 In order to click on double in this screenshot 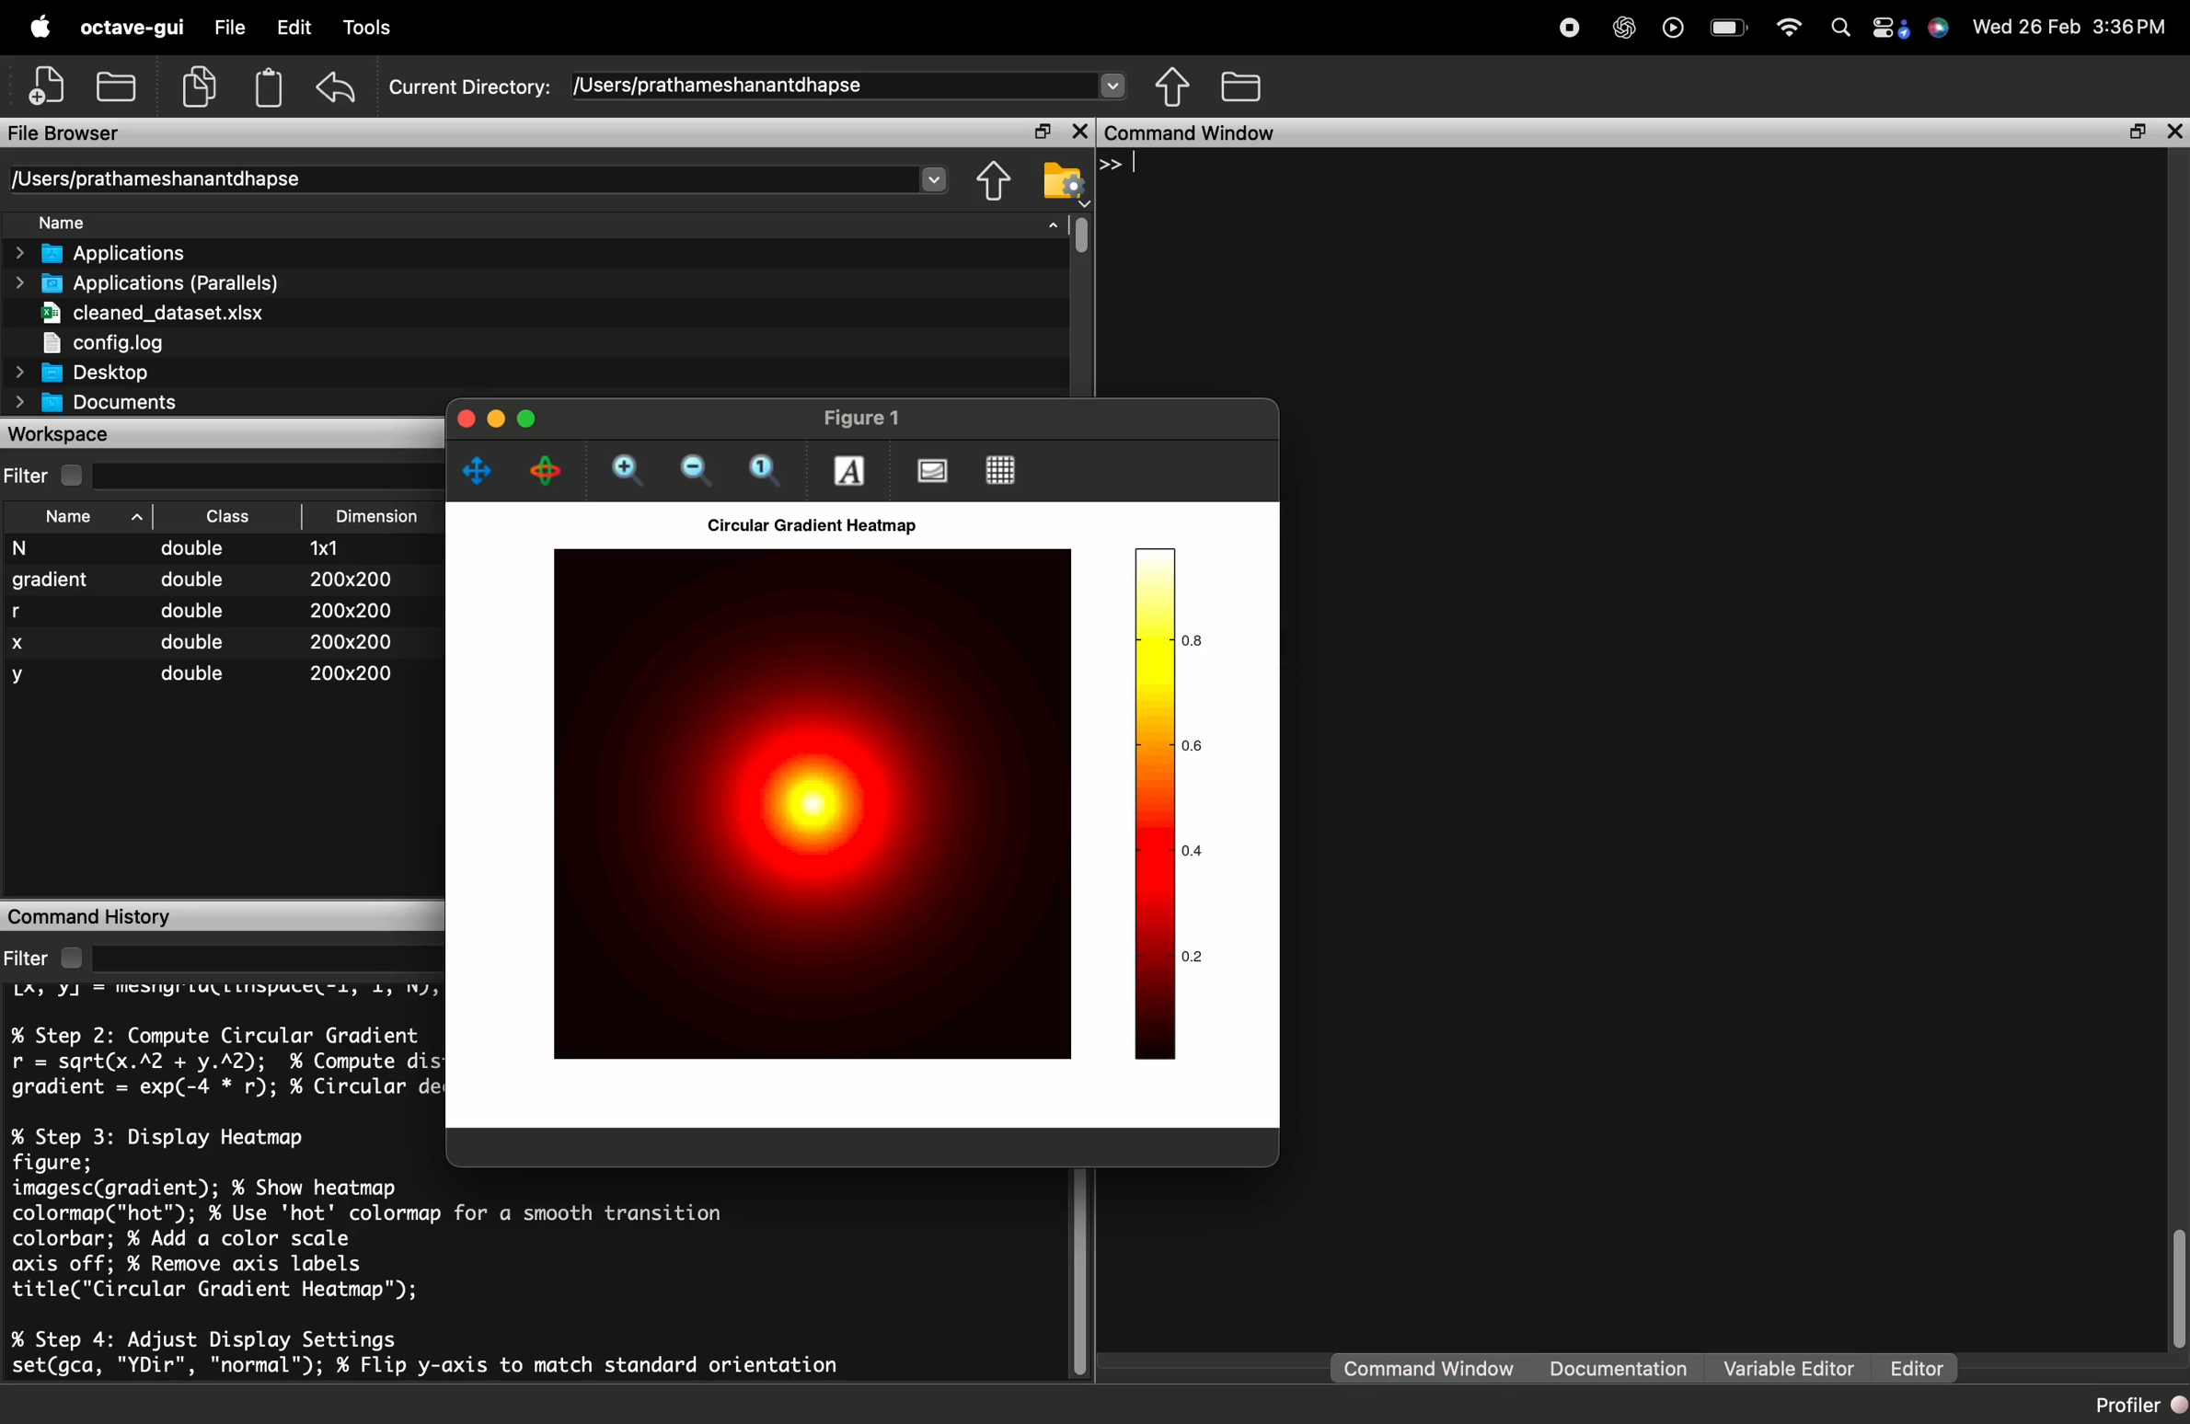, I will do `click(192, 672)`.